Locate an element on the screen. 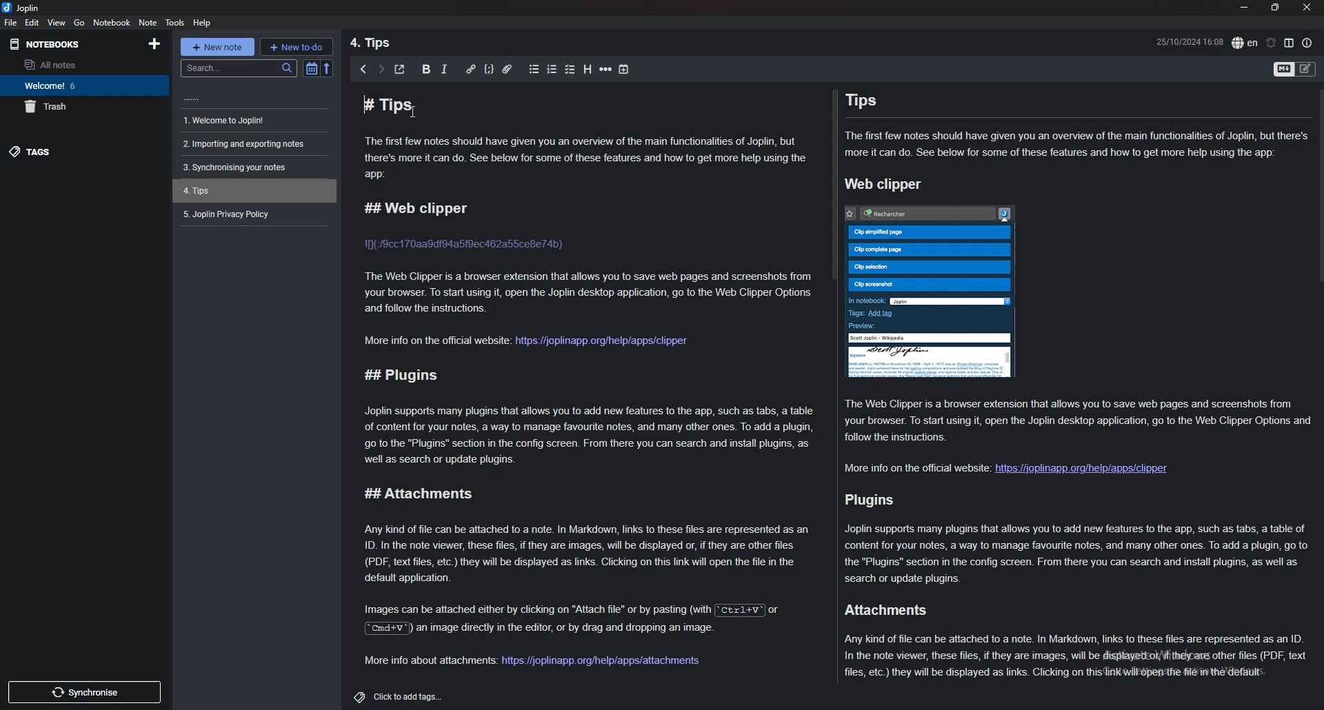 The image size is (1324, 710). note is located at coordinates (148, 22).